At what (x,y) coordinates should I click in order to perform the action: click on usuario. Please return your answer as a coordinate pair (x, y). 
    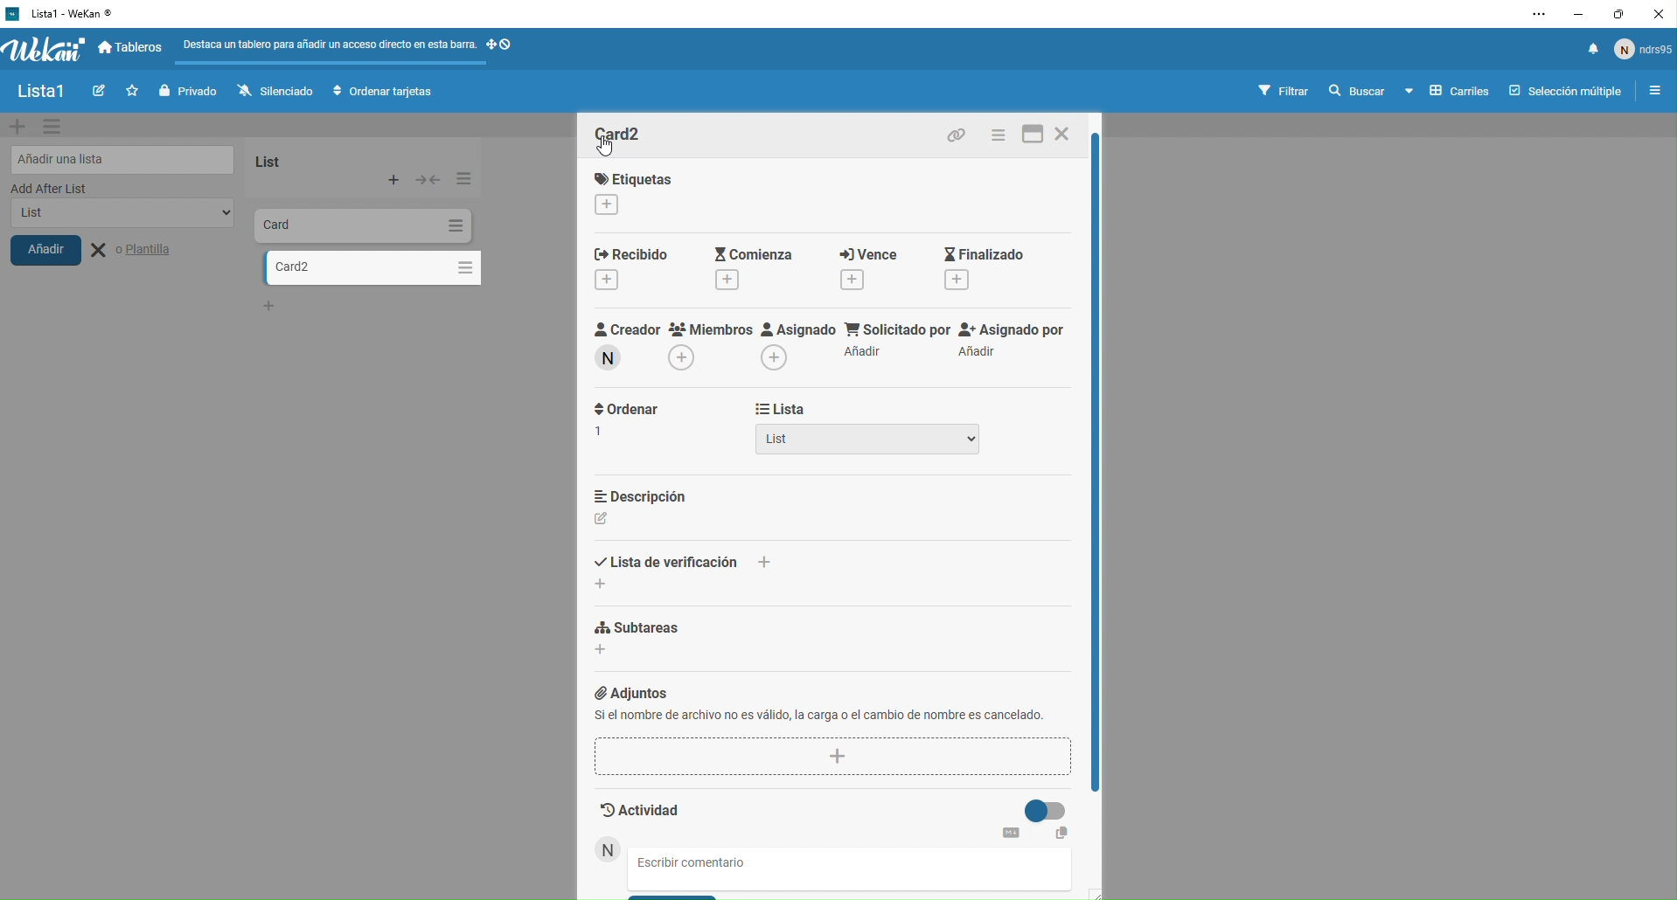
    Looking at the image, I should click on (1644, 53).